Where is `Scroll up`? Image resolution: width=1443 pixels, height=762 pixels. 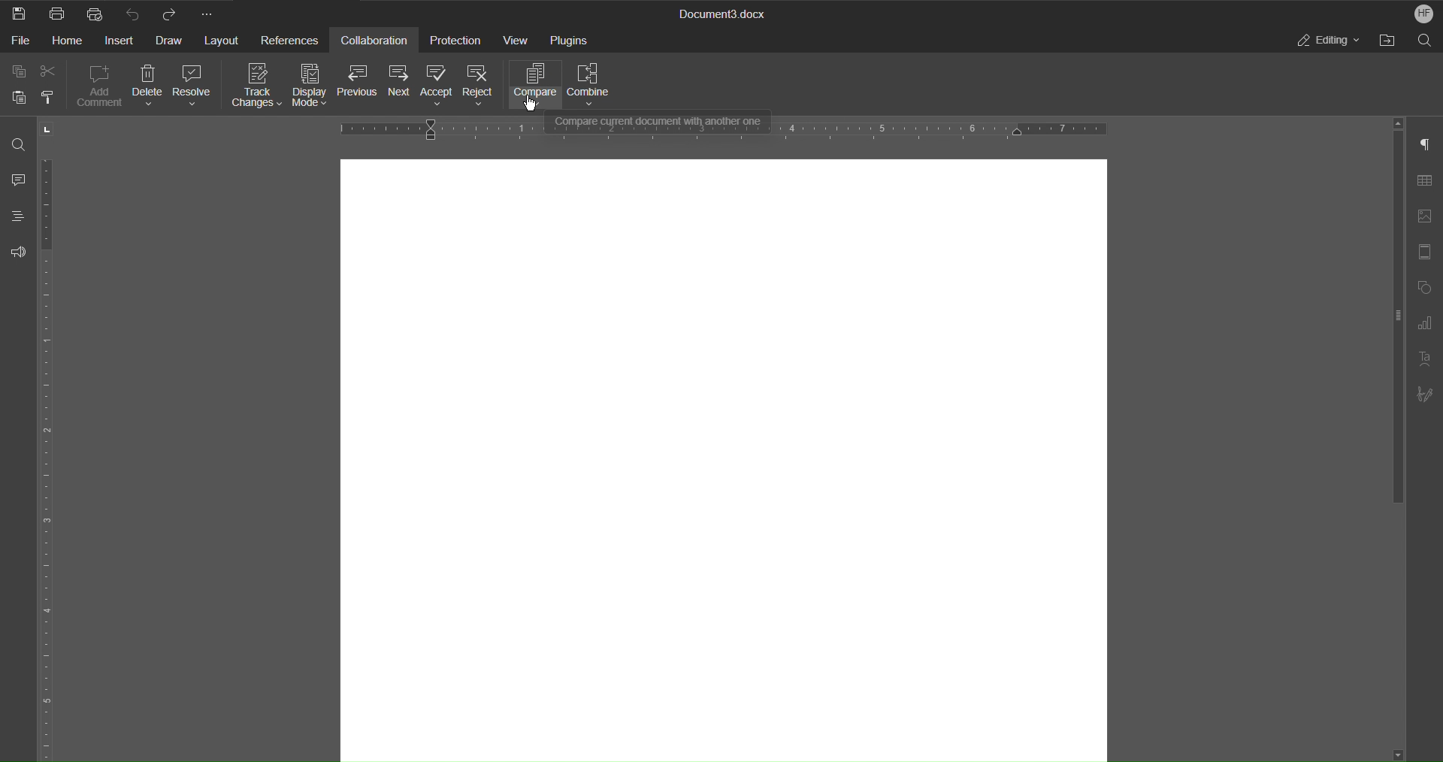
Scroll up is located at coordinates (1396, 119).